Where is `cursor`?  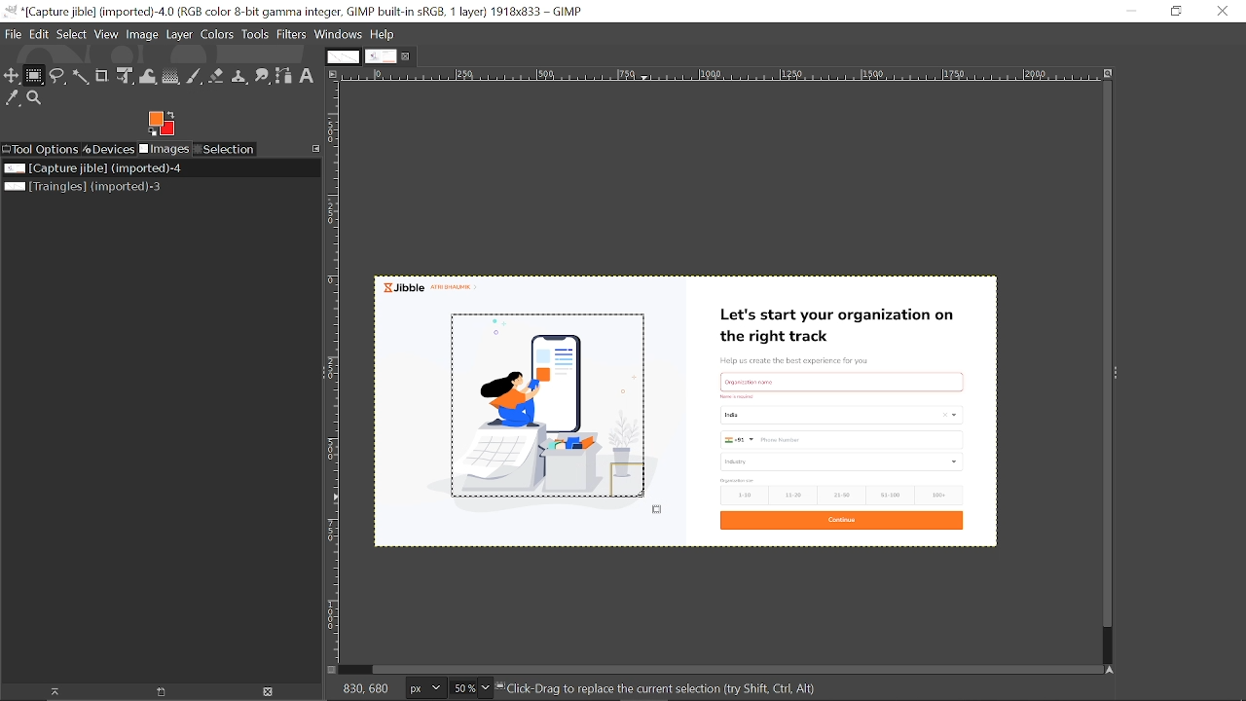 cursor is located at coordinates (647, 504).